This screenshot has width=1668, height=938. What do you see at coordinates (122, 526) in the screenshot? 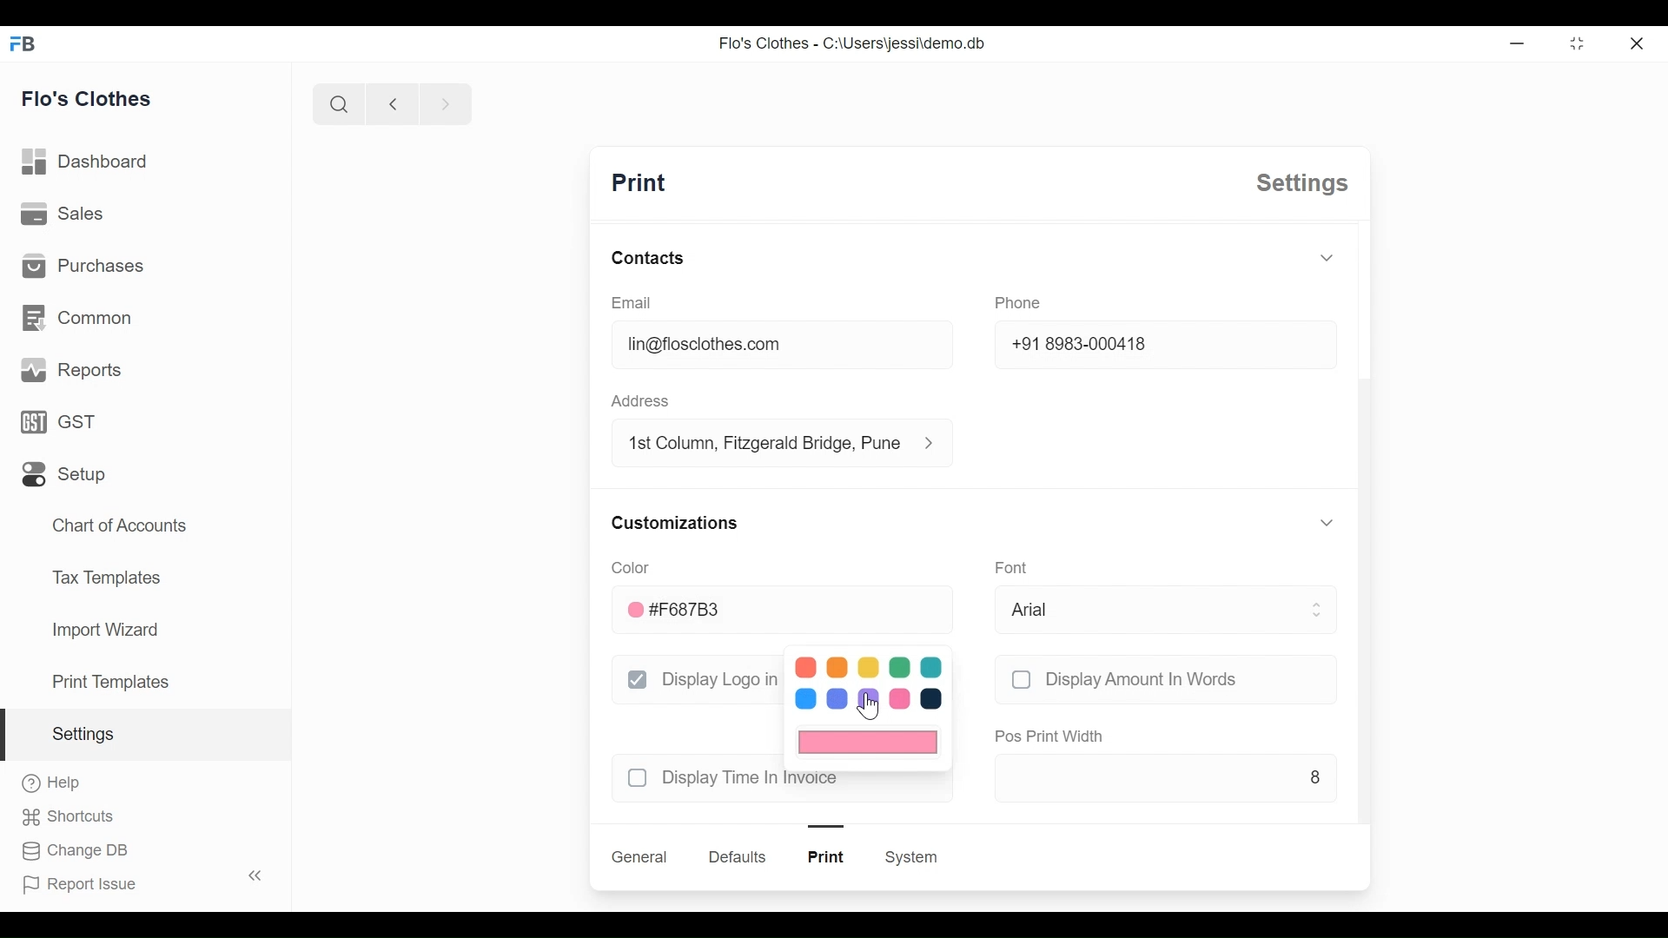
I see `chart of accounts` at bounding box center [122, 526].